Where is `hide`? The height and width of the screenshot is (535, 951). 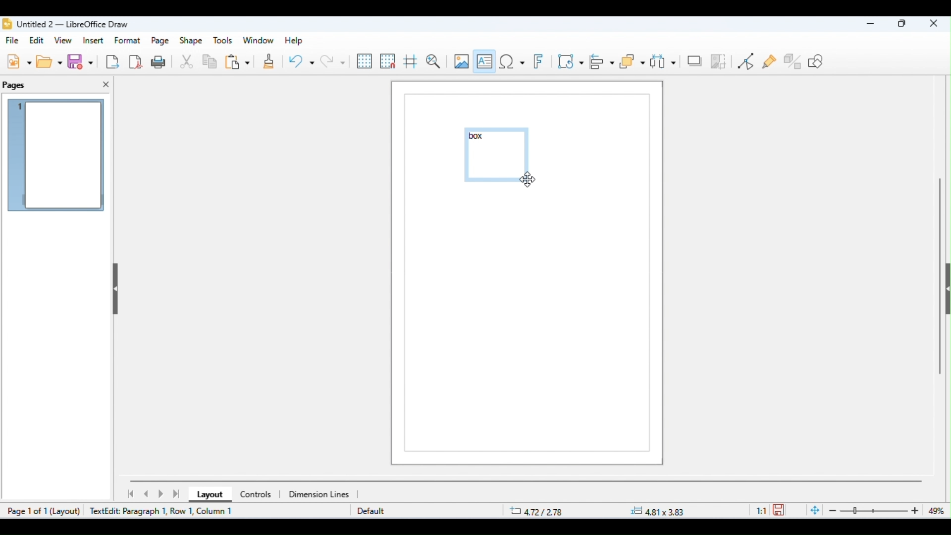 hide is located at coordinates (114, 286).